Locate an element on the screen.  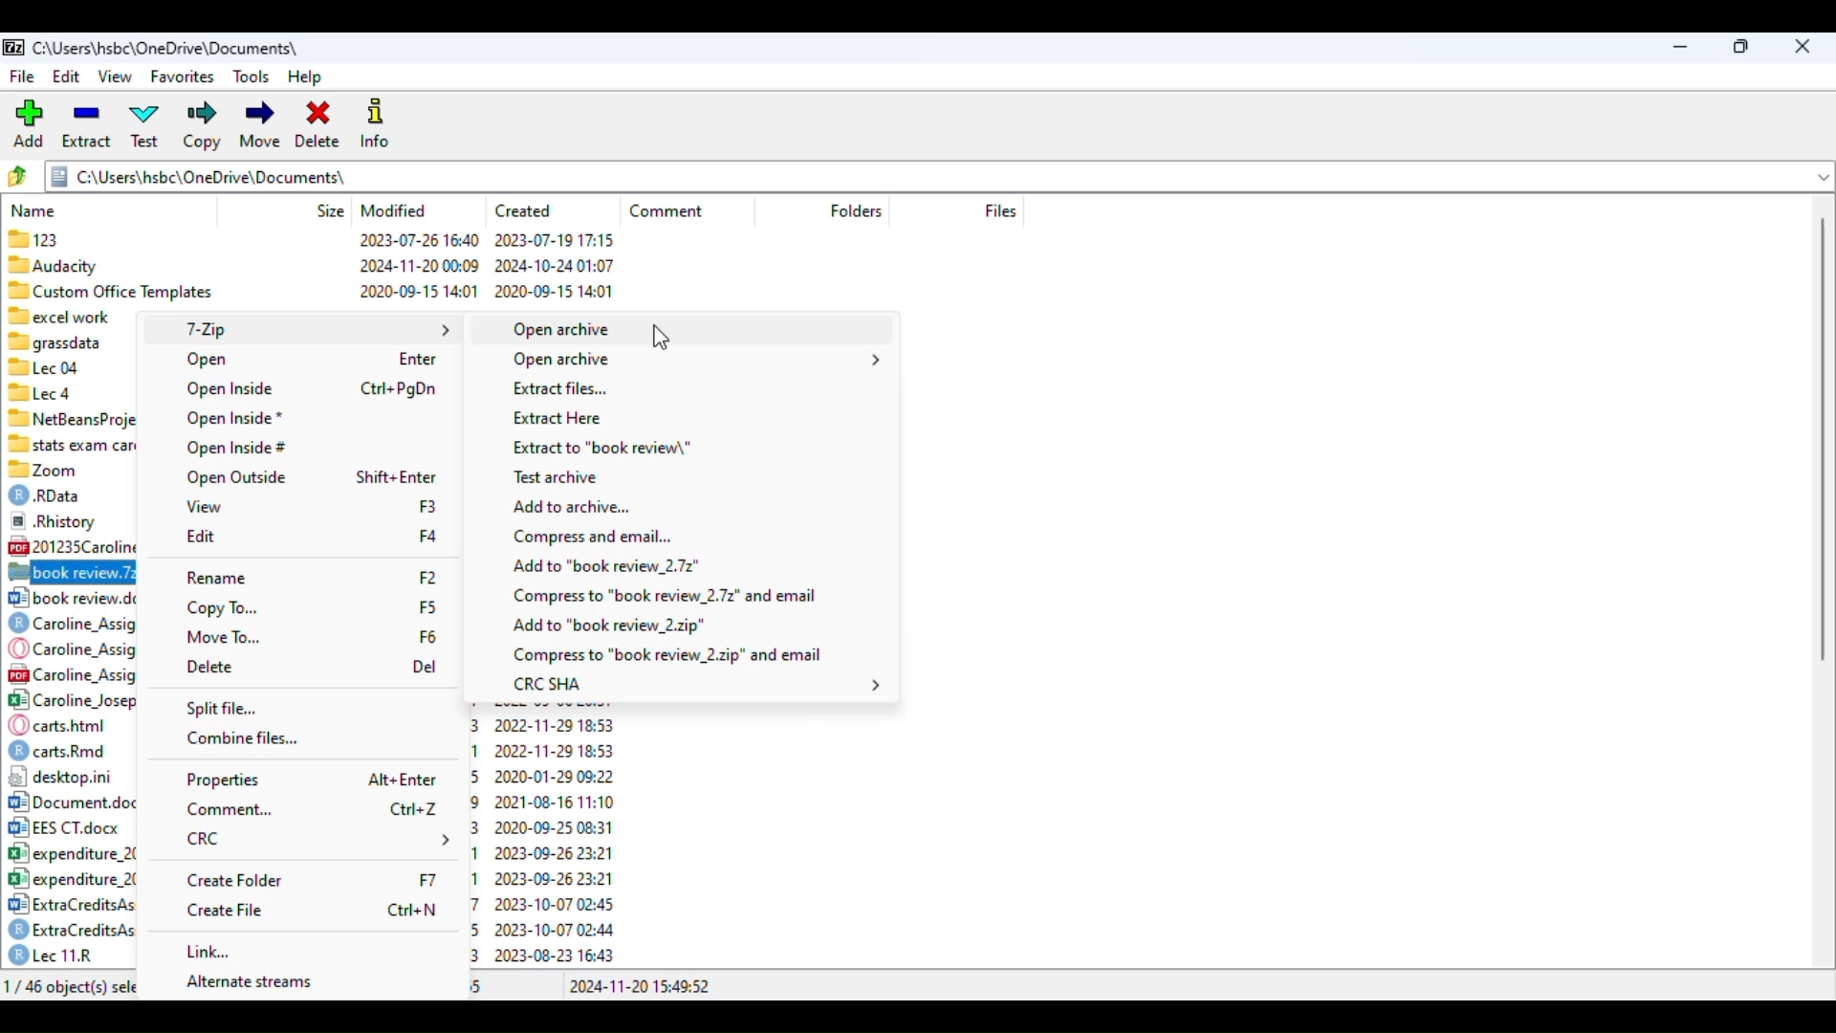
open outside is located at coordinates (235, 478).